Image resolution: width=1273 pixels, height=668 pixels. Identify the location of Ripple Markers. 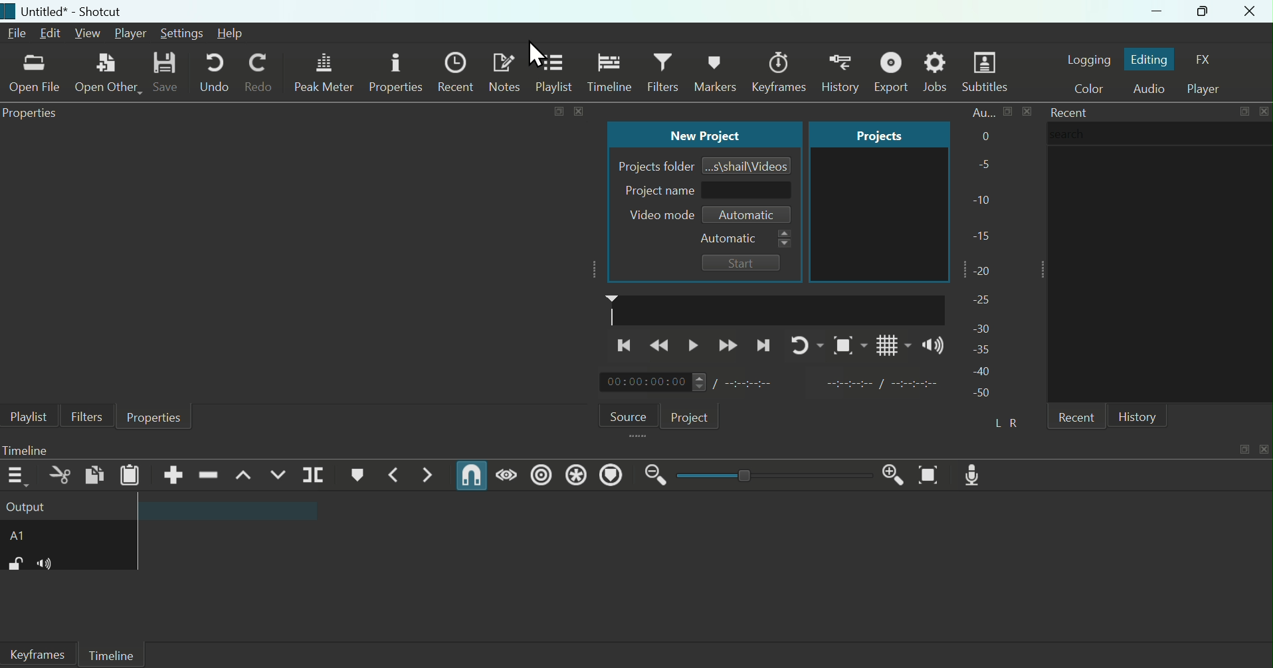
(613, 476).